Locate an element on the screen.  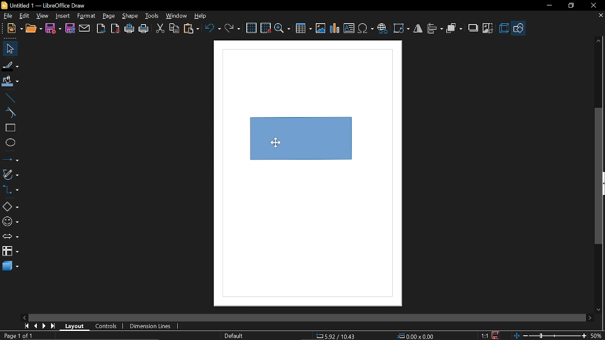
Current diagram is located at coordinates (315, 149).